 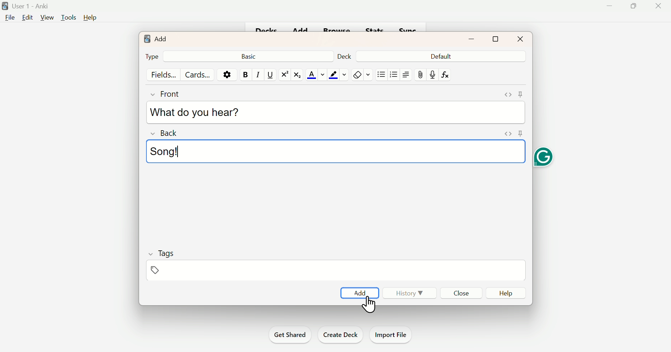 What do you see at coordinates (448, 74) in the screenshot?
I see `fx` at bounding box center [448, 74].